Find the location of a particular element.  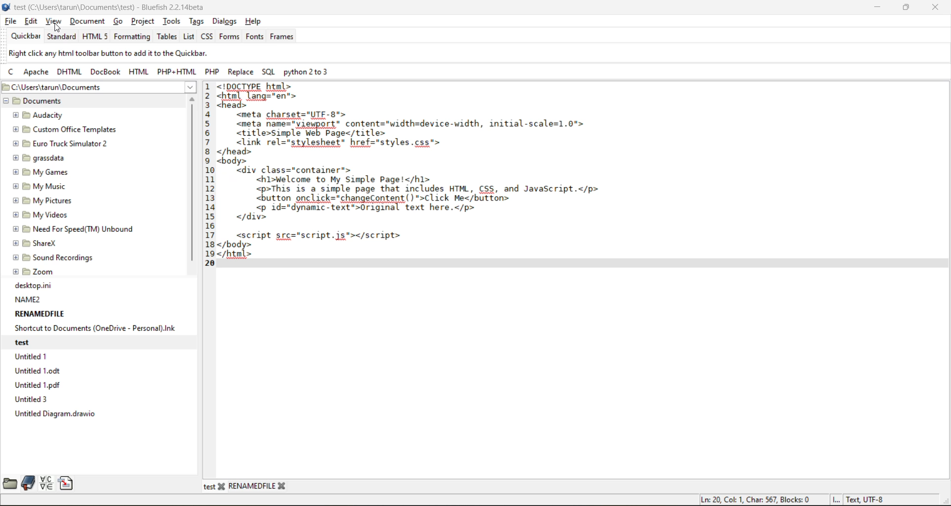

list is located at coordinates (190, 37).